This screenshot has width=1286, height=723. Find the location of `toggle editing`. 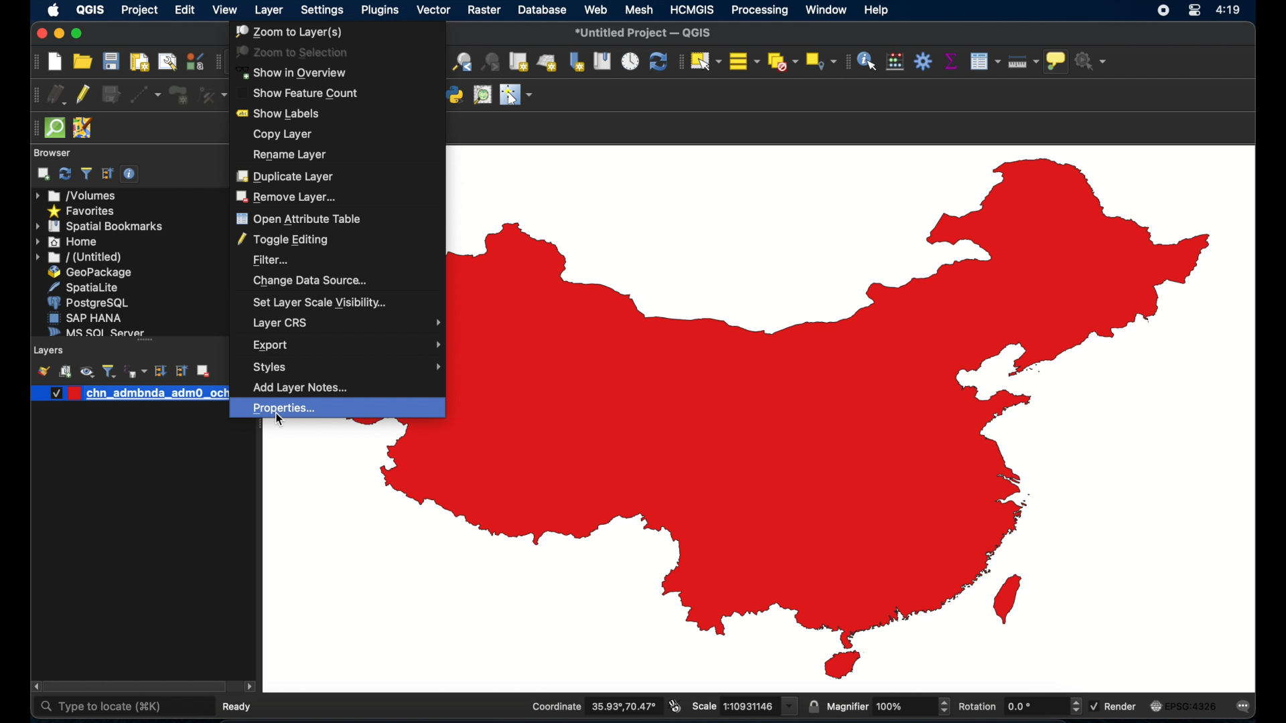

toggle editing is located at coordinates (84, 93).